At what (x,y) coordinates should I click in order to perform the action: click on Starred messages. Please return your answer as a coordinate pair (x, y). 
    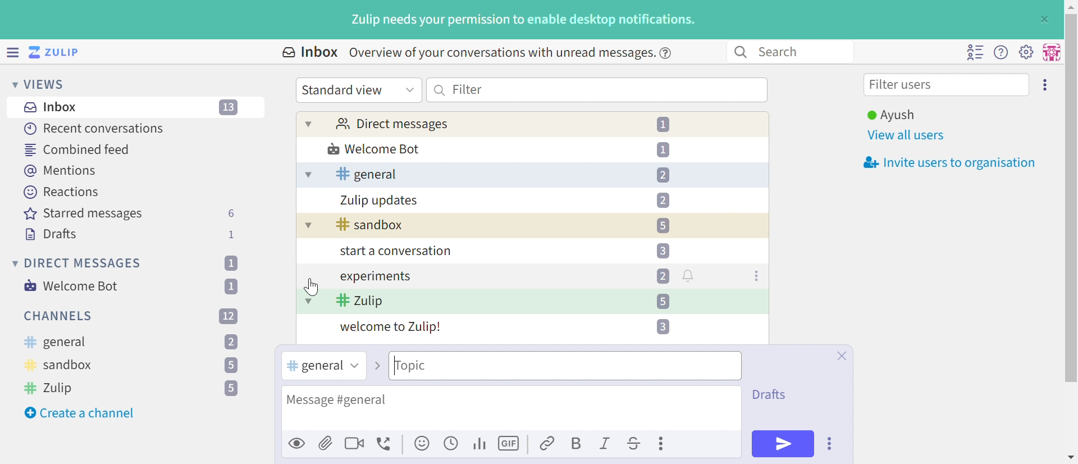
    Looking at the image, I should click on (83, 215).